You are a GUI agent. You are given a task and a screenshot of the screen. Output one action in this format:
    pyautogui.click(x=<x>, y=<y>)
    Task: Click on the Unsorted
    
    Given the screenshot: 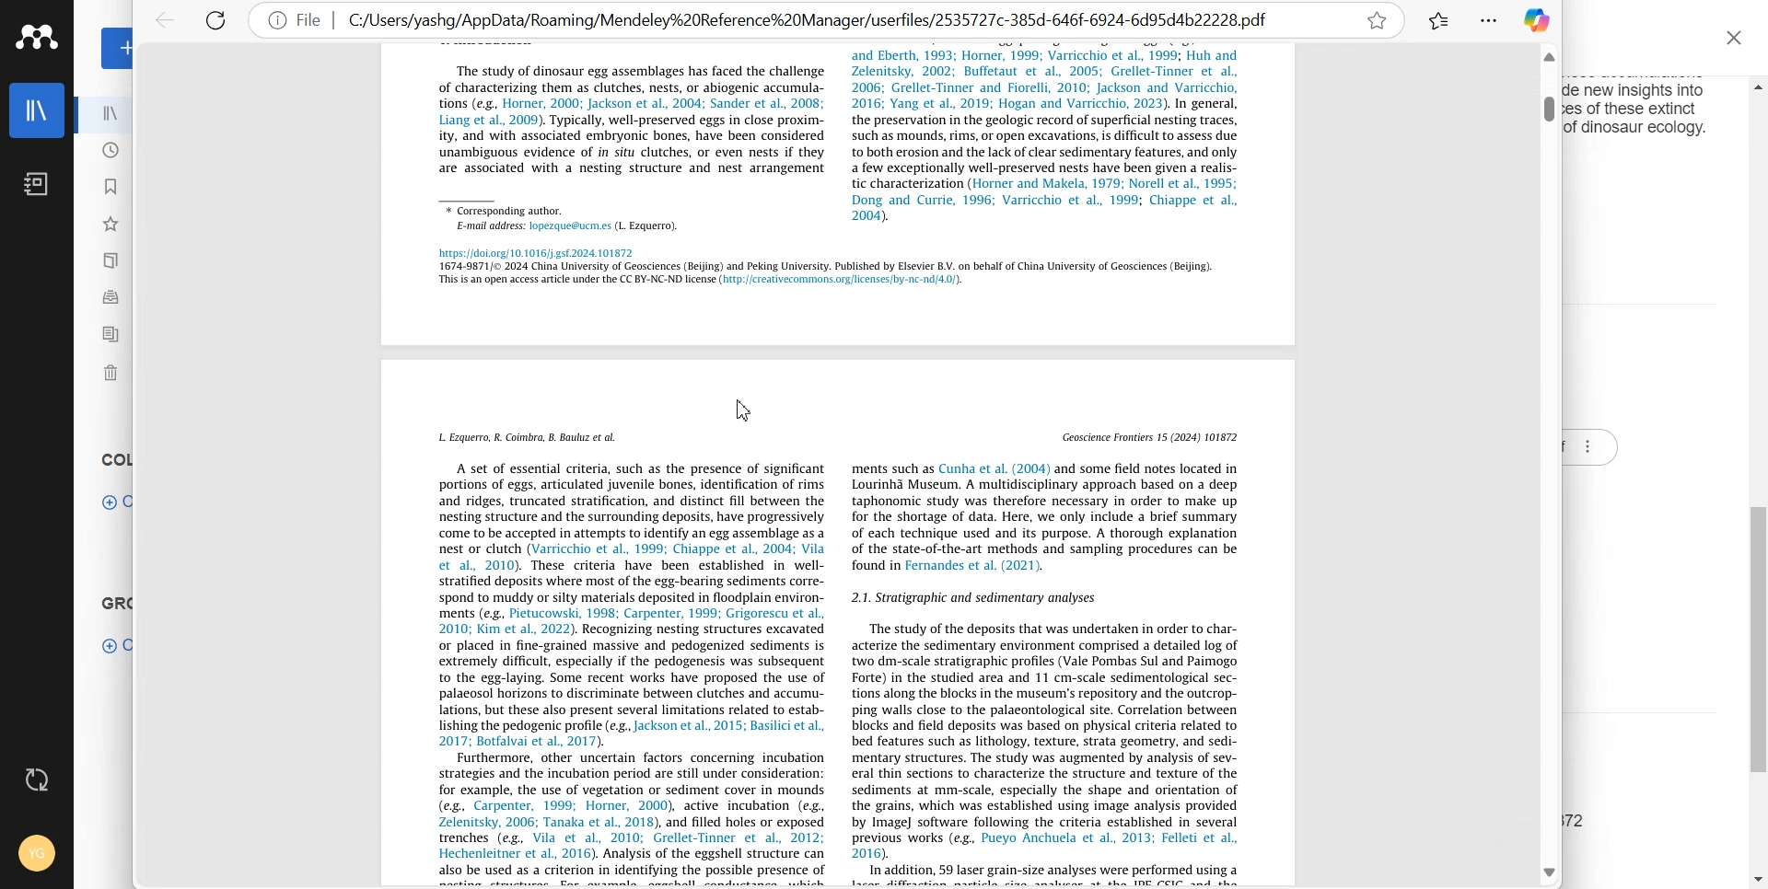 What is the action you would take?
    pyautogui.click(x=108, y=297)
    